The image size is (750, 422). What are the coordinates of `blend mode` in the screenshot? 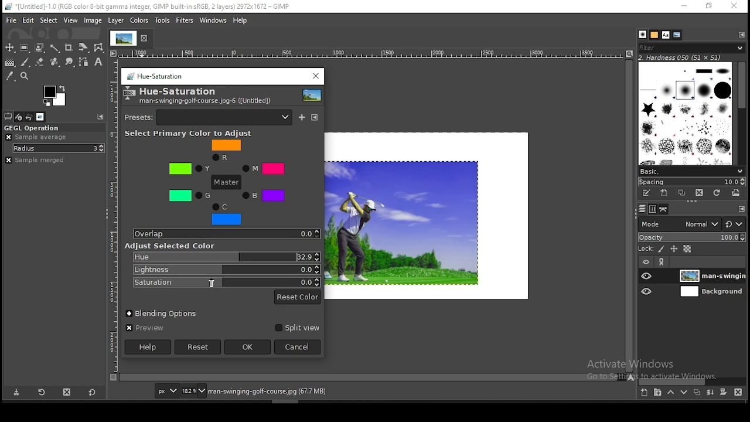 It's located at (692, 224).